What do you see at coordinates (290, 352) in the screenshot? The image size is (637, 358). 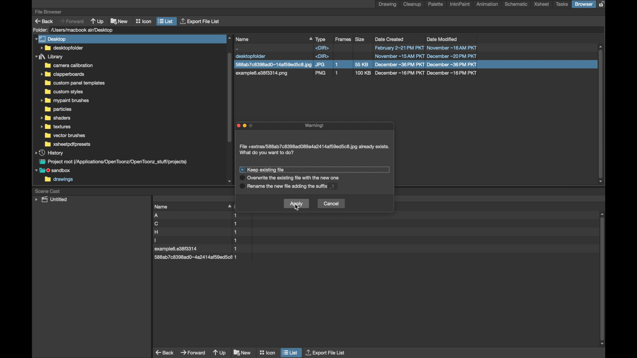 I see `list` at bounding box center [290, 352].